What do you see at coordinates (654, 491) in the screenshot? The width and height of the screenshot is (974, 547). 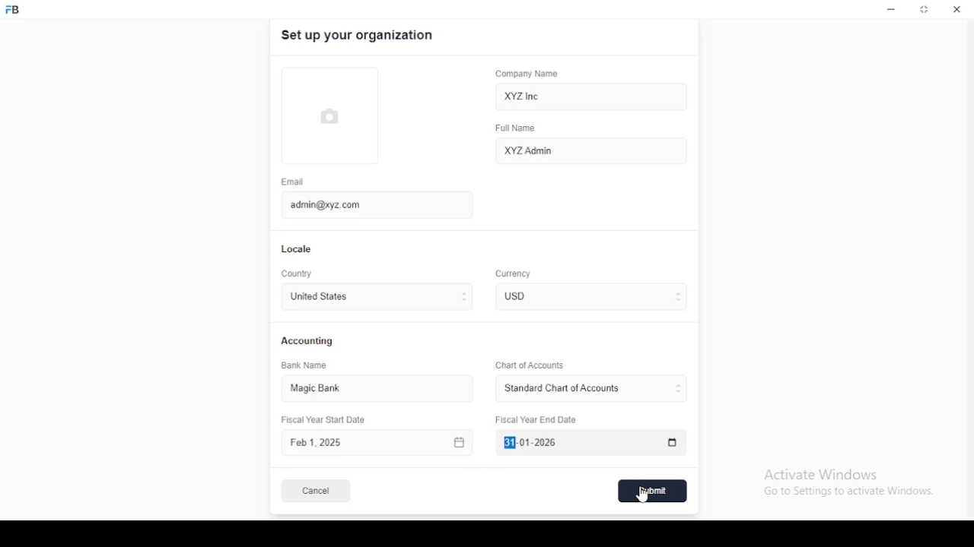 I see `submit` at bounding box center [654, 491].